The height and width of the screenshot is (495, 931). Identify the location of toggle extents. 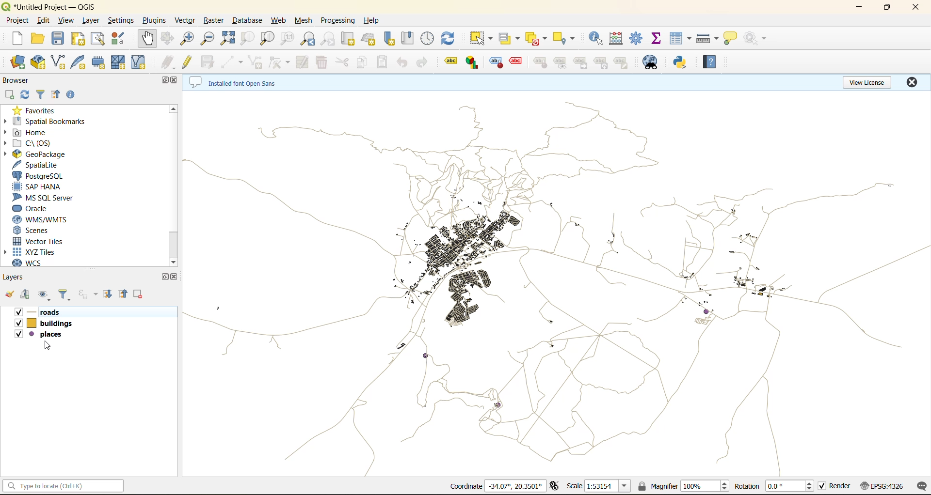
(553, 487).